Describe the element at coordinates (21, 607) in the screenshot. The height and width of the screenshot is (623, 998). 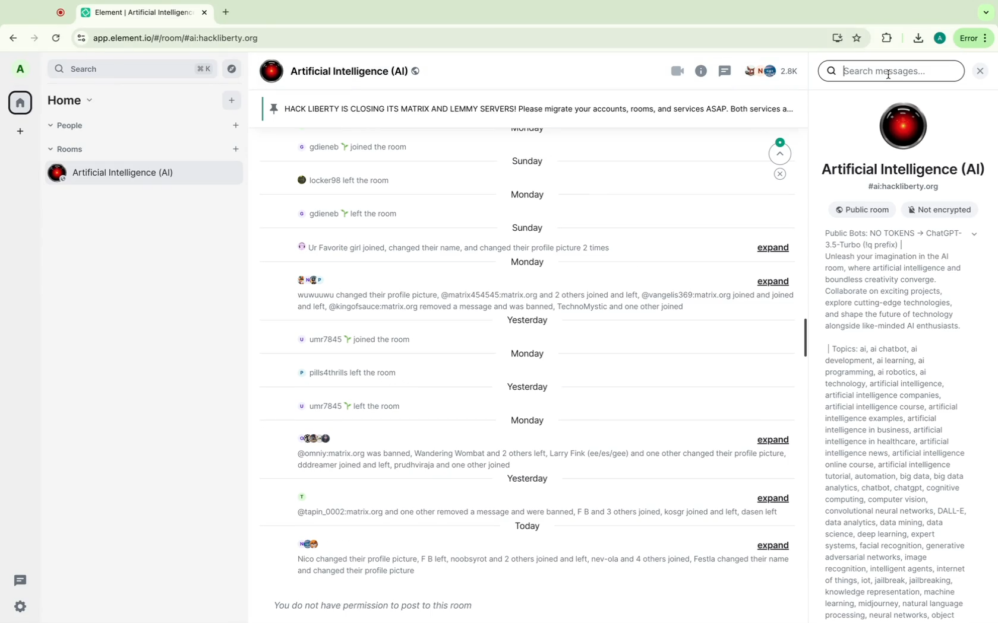
I see `quick settings` at that location.